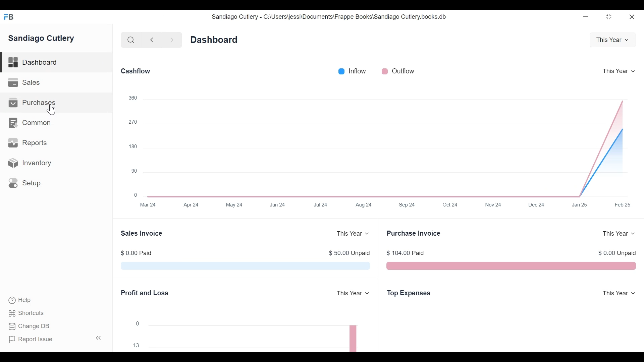  Describe the element at coordinates (133, 98) in the screenshot. I see `360` at that location.